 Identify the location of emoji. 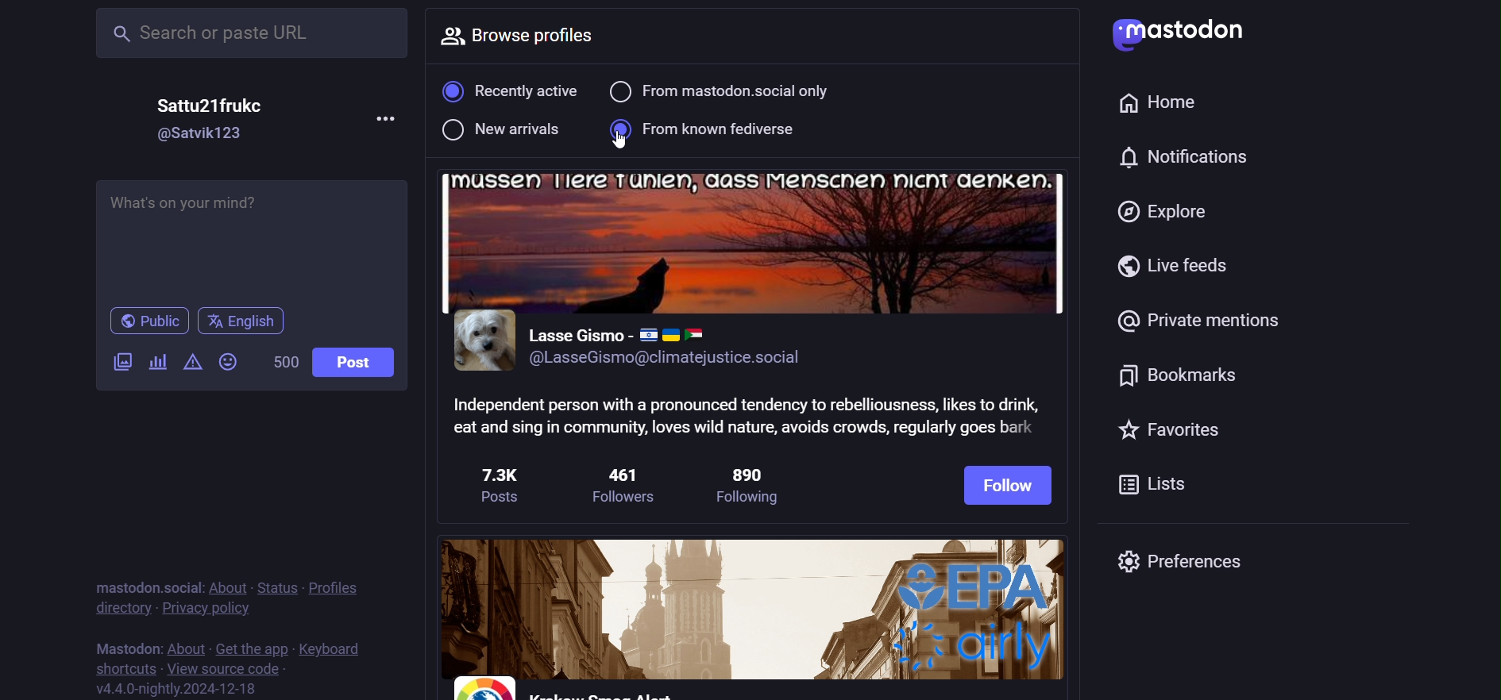
(228, 360).